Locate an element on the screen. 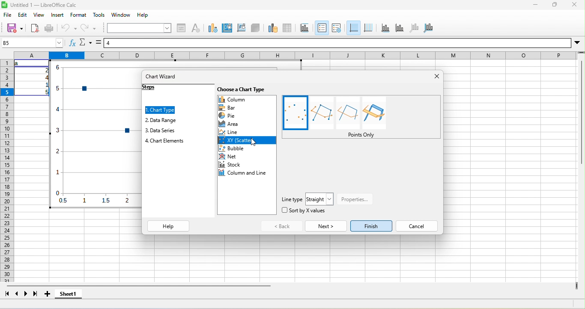 This screenshot has height=309, width=585. column is located at coordinates (247, 99).